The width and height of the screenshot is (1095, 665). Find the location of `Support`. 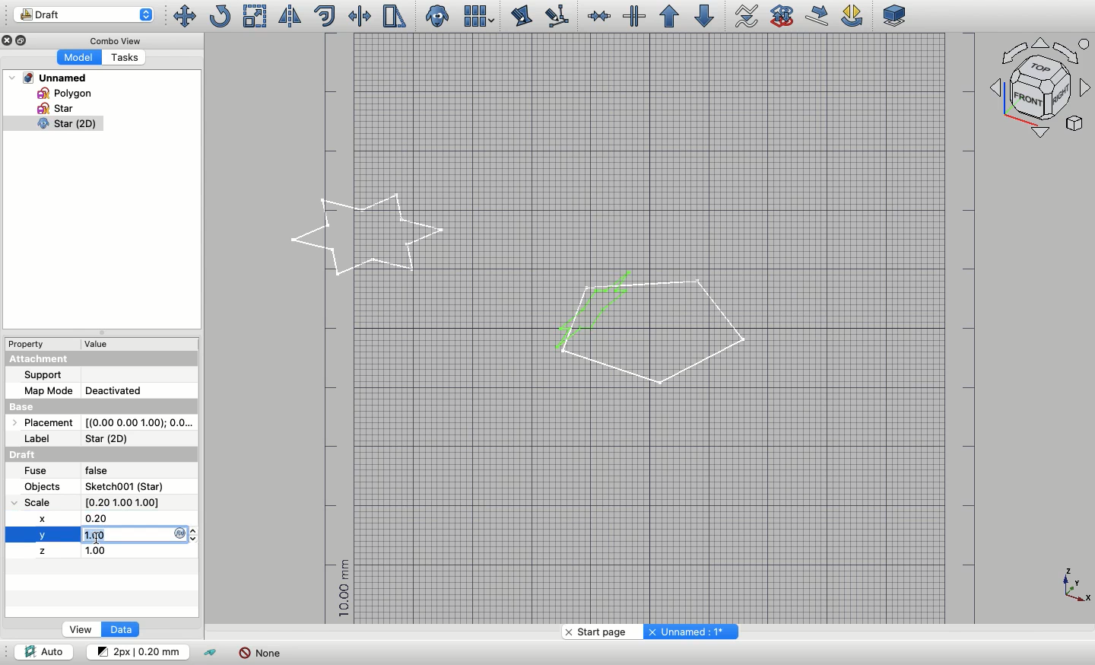

Support is located at coordinates (43, 375).